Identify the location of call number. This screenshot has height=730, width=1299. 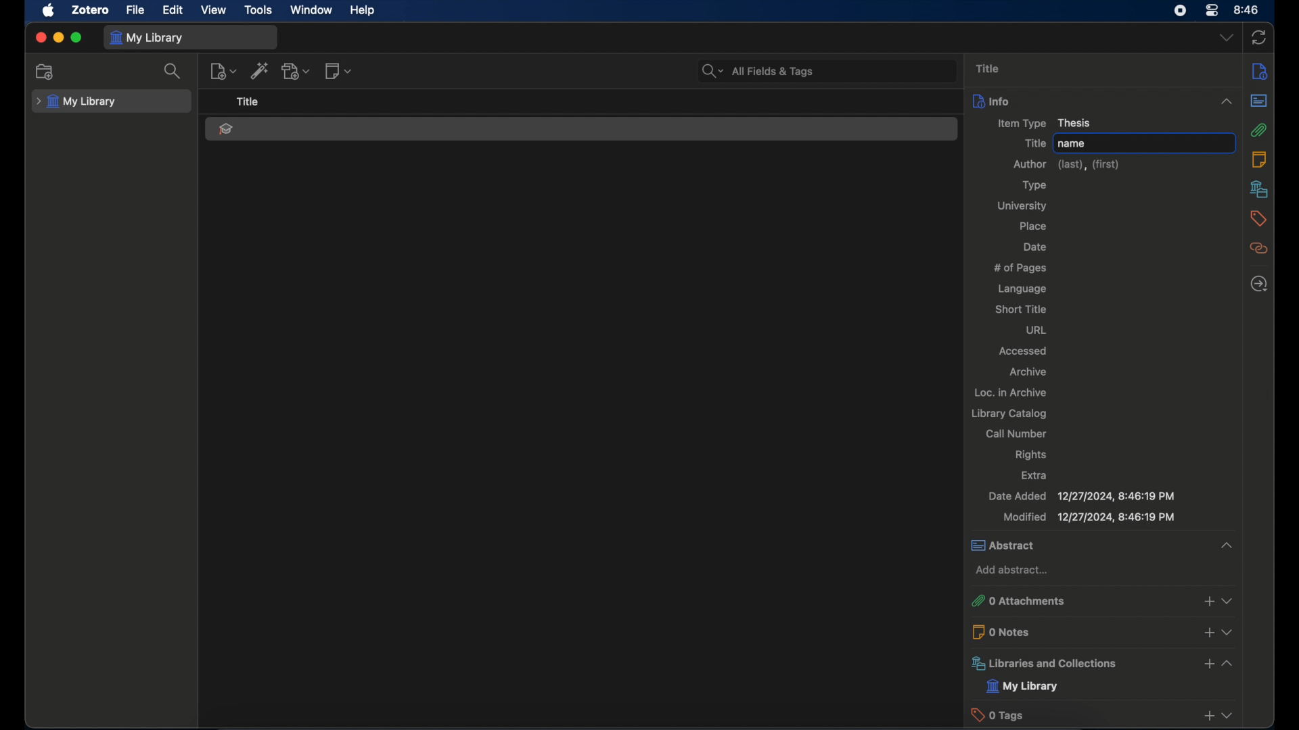
(1016, 433).